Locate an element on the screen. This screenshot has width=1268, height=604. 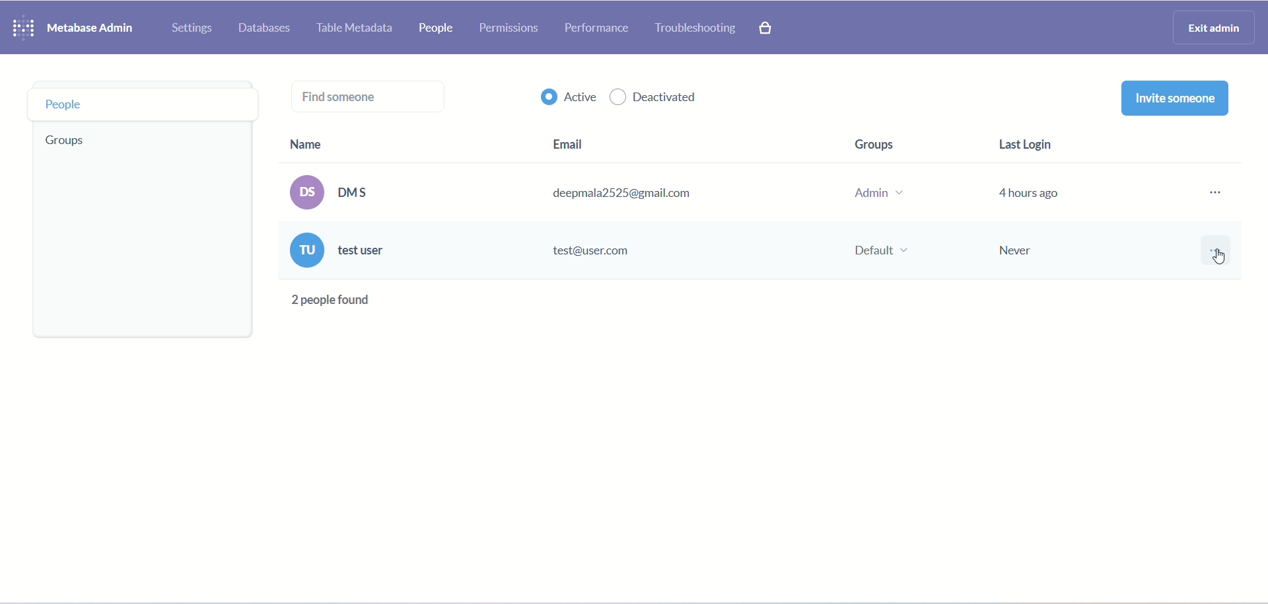
text is located at coordinates (326, 300).